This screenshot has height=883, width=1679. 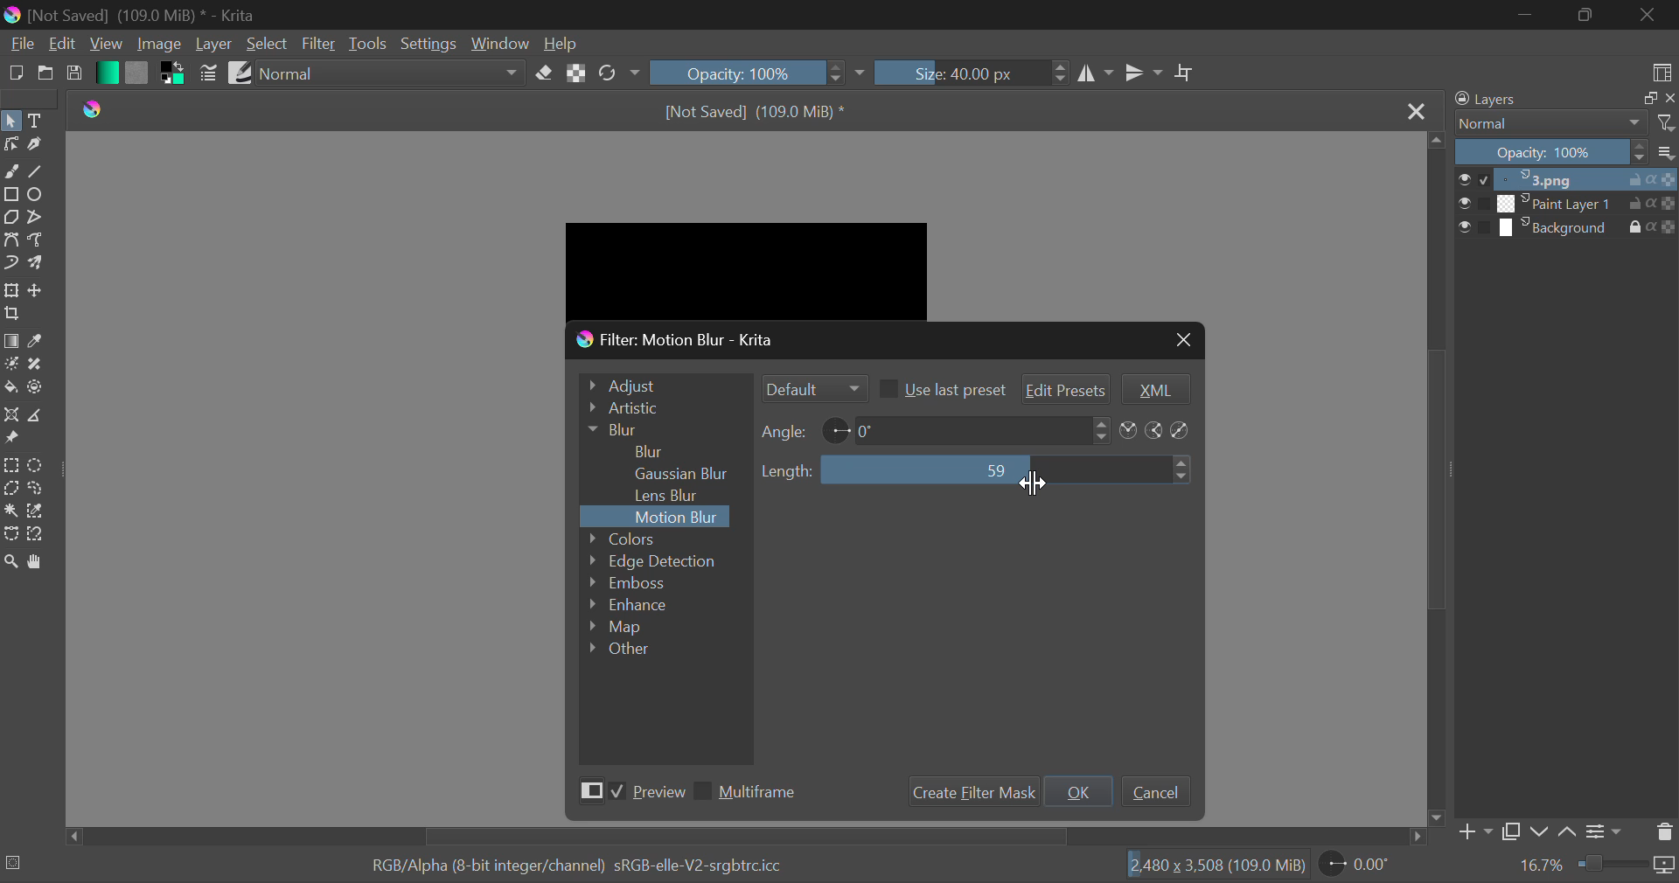 I want to click on Continuous Selection Tool, so click(x=10, y=511).